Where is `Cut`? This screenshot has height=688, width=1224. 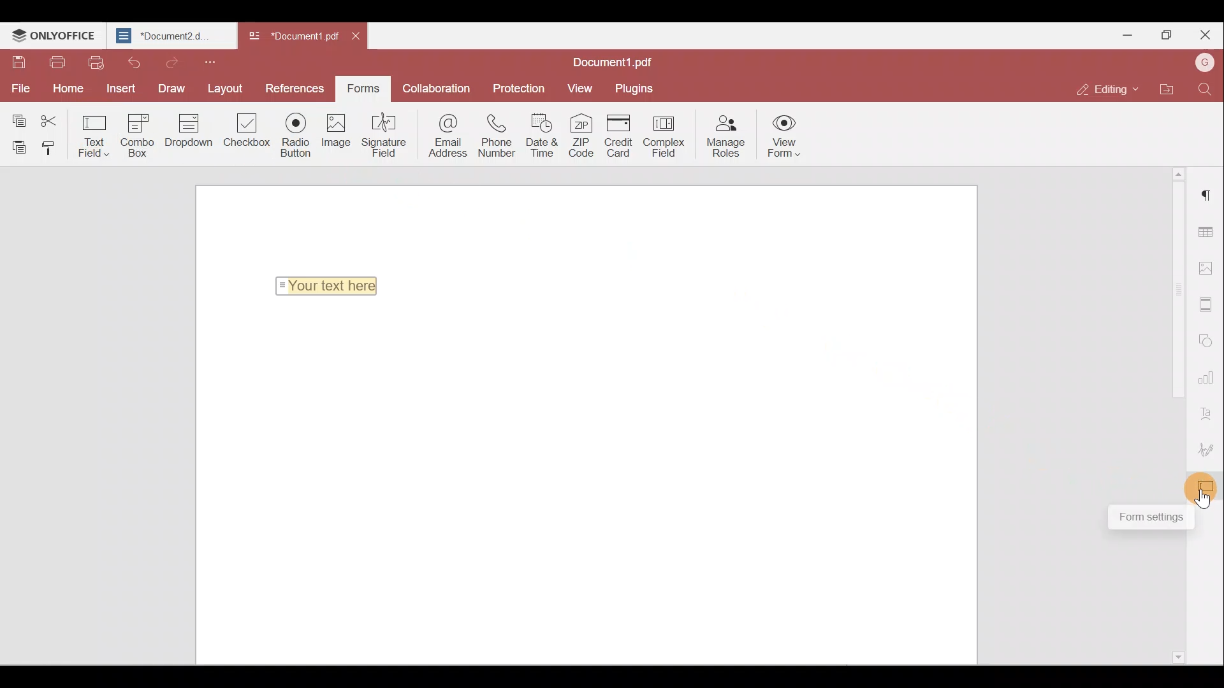 Cut is located at coordinates (54, 117).